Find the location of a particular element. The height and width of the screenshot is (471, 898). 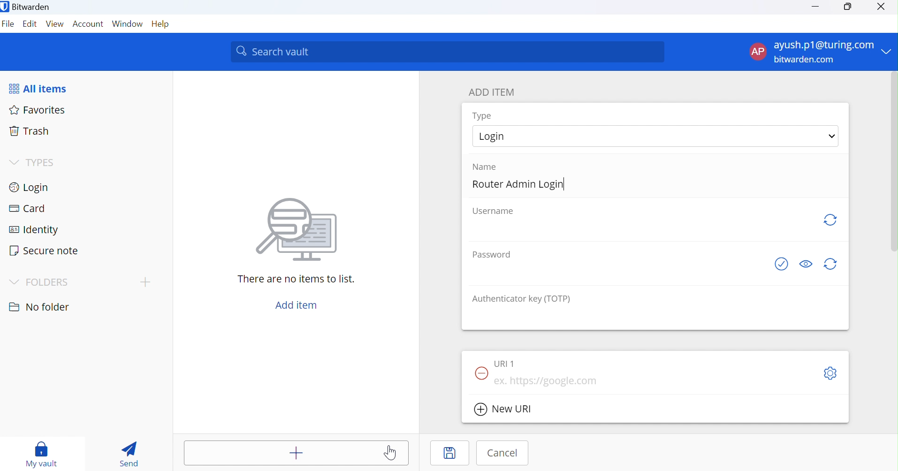

Add item is located at coordinates (296, 305).